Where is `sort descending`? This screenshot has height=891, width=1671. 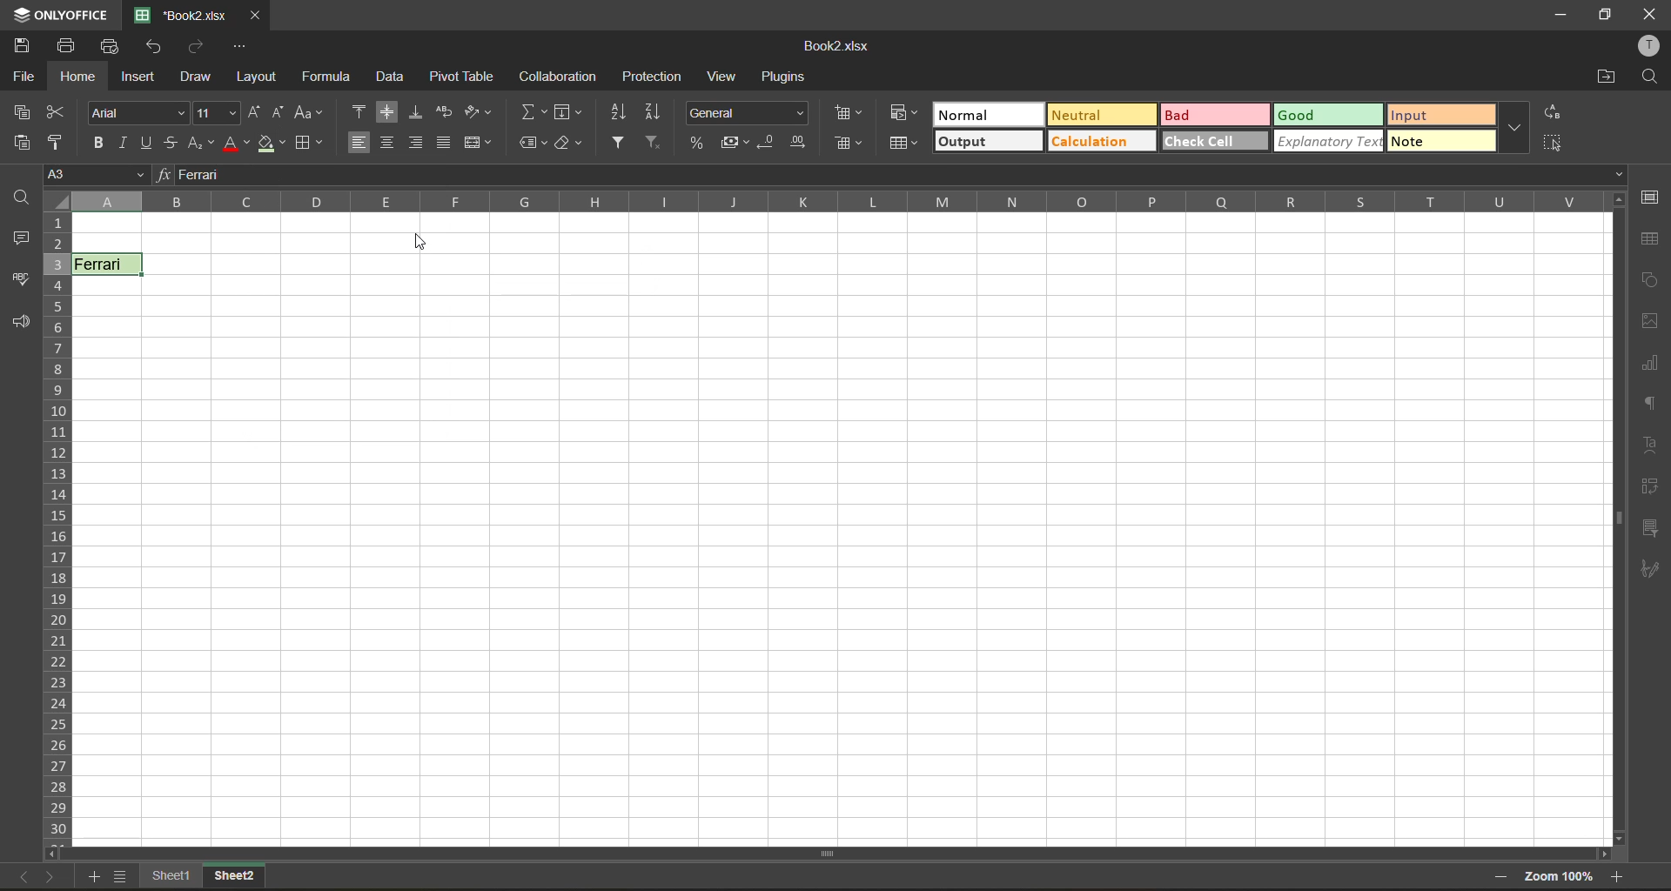
sort descending is located at coordinates (653, 112).